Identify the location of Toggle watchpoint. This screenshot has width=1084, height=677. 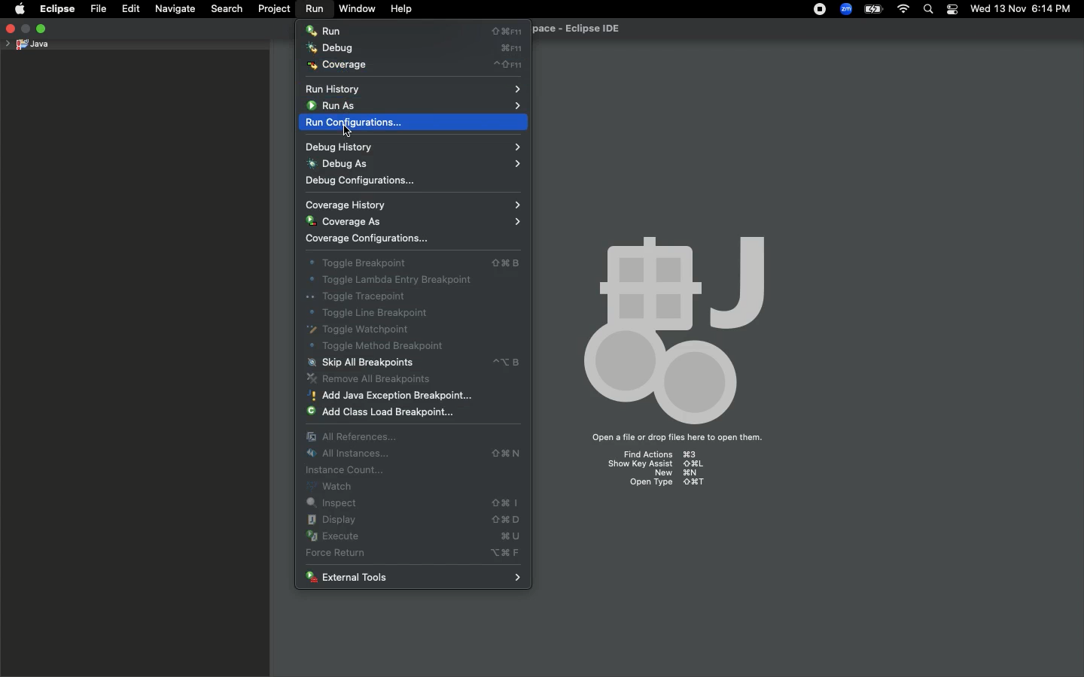
(360, 330).